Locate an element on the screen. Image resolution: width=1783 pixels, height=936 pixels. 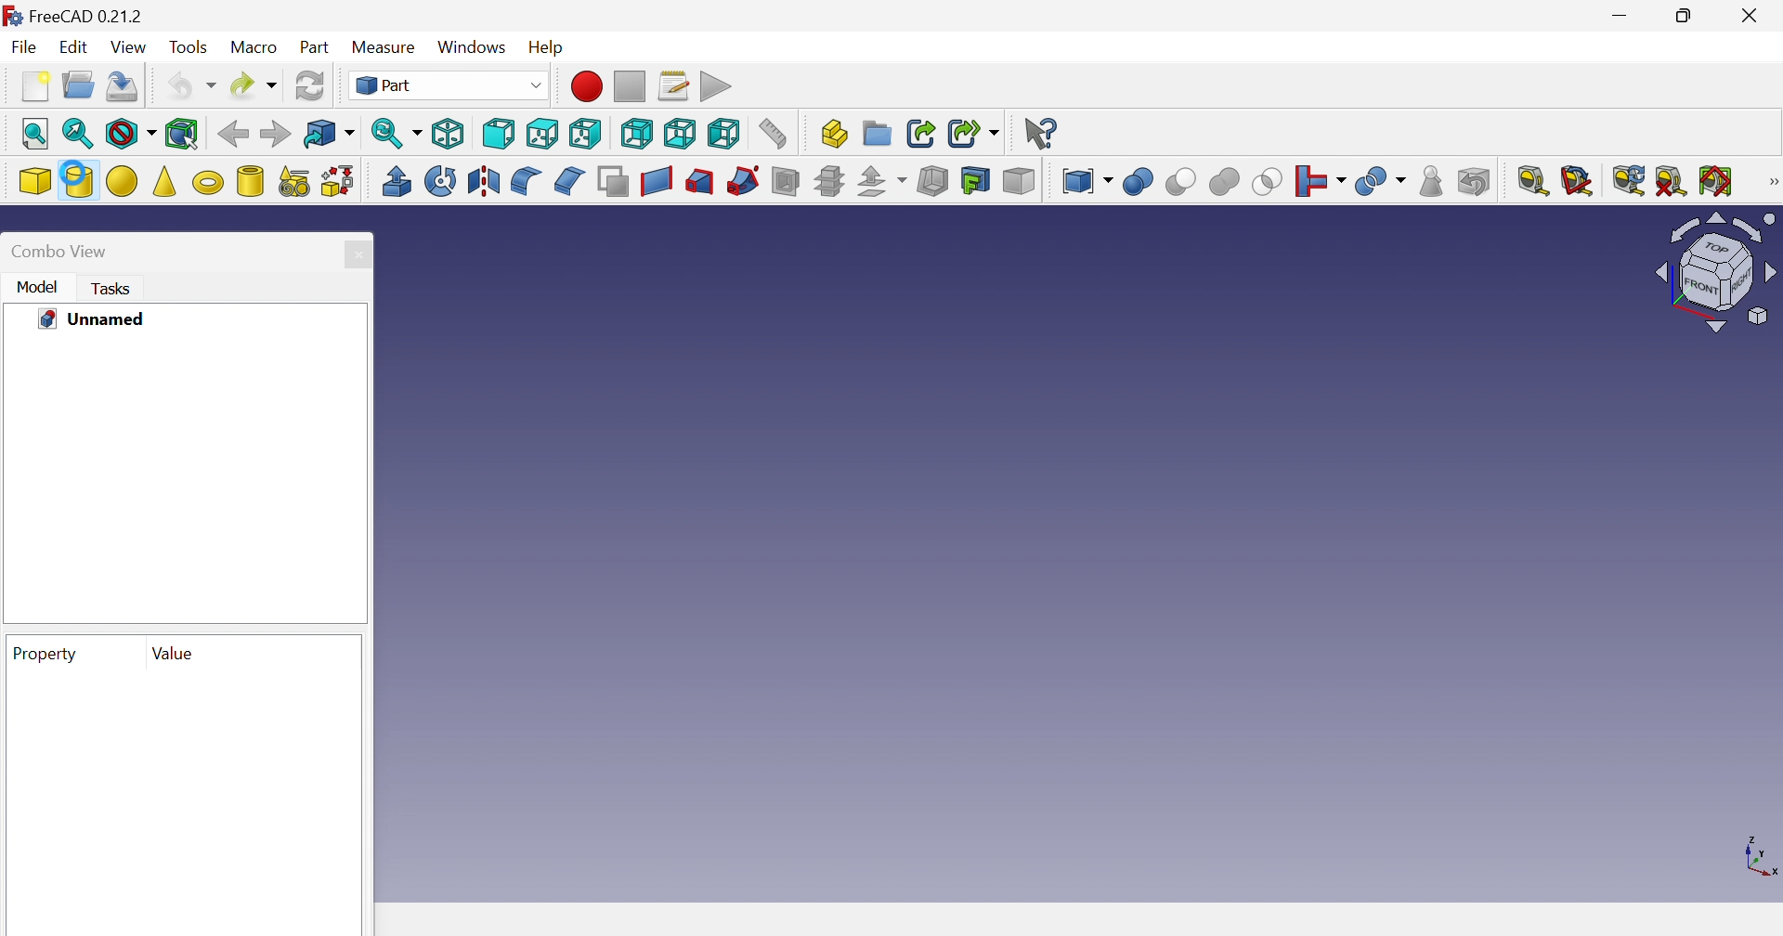
Torus is located at coordinates (208, 184).